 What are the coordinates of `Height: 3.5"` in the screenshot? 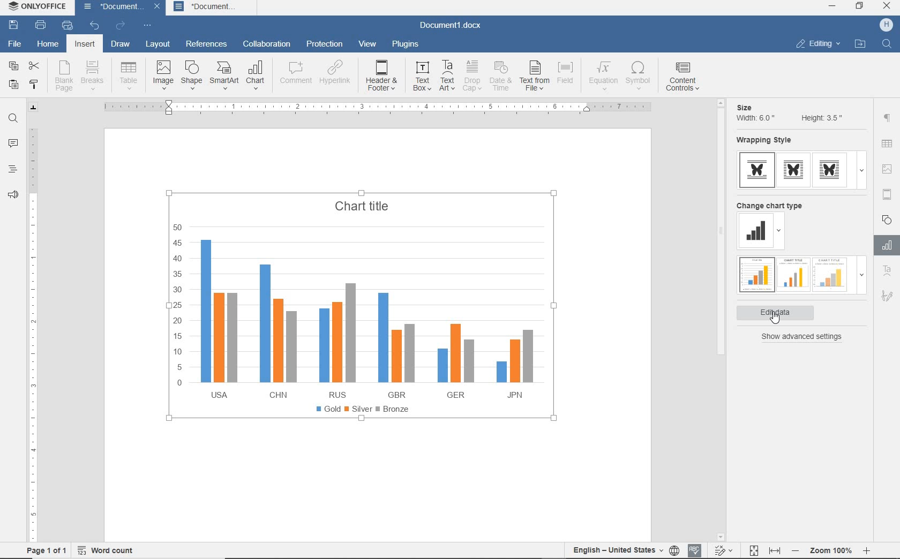 It's located at (820, 117).